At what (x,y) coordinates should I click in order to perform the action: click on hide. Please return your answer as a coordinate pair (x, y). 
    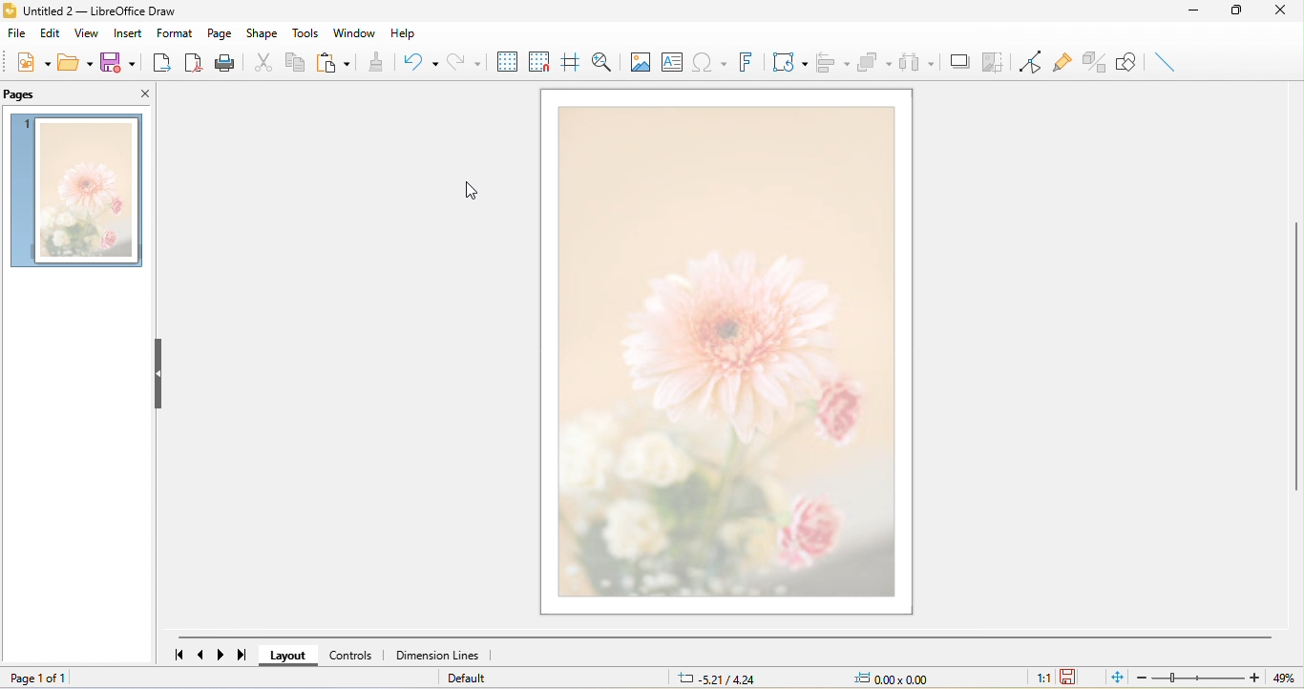
    Looking at the image, I should click on (161, 376).